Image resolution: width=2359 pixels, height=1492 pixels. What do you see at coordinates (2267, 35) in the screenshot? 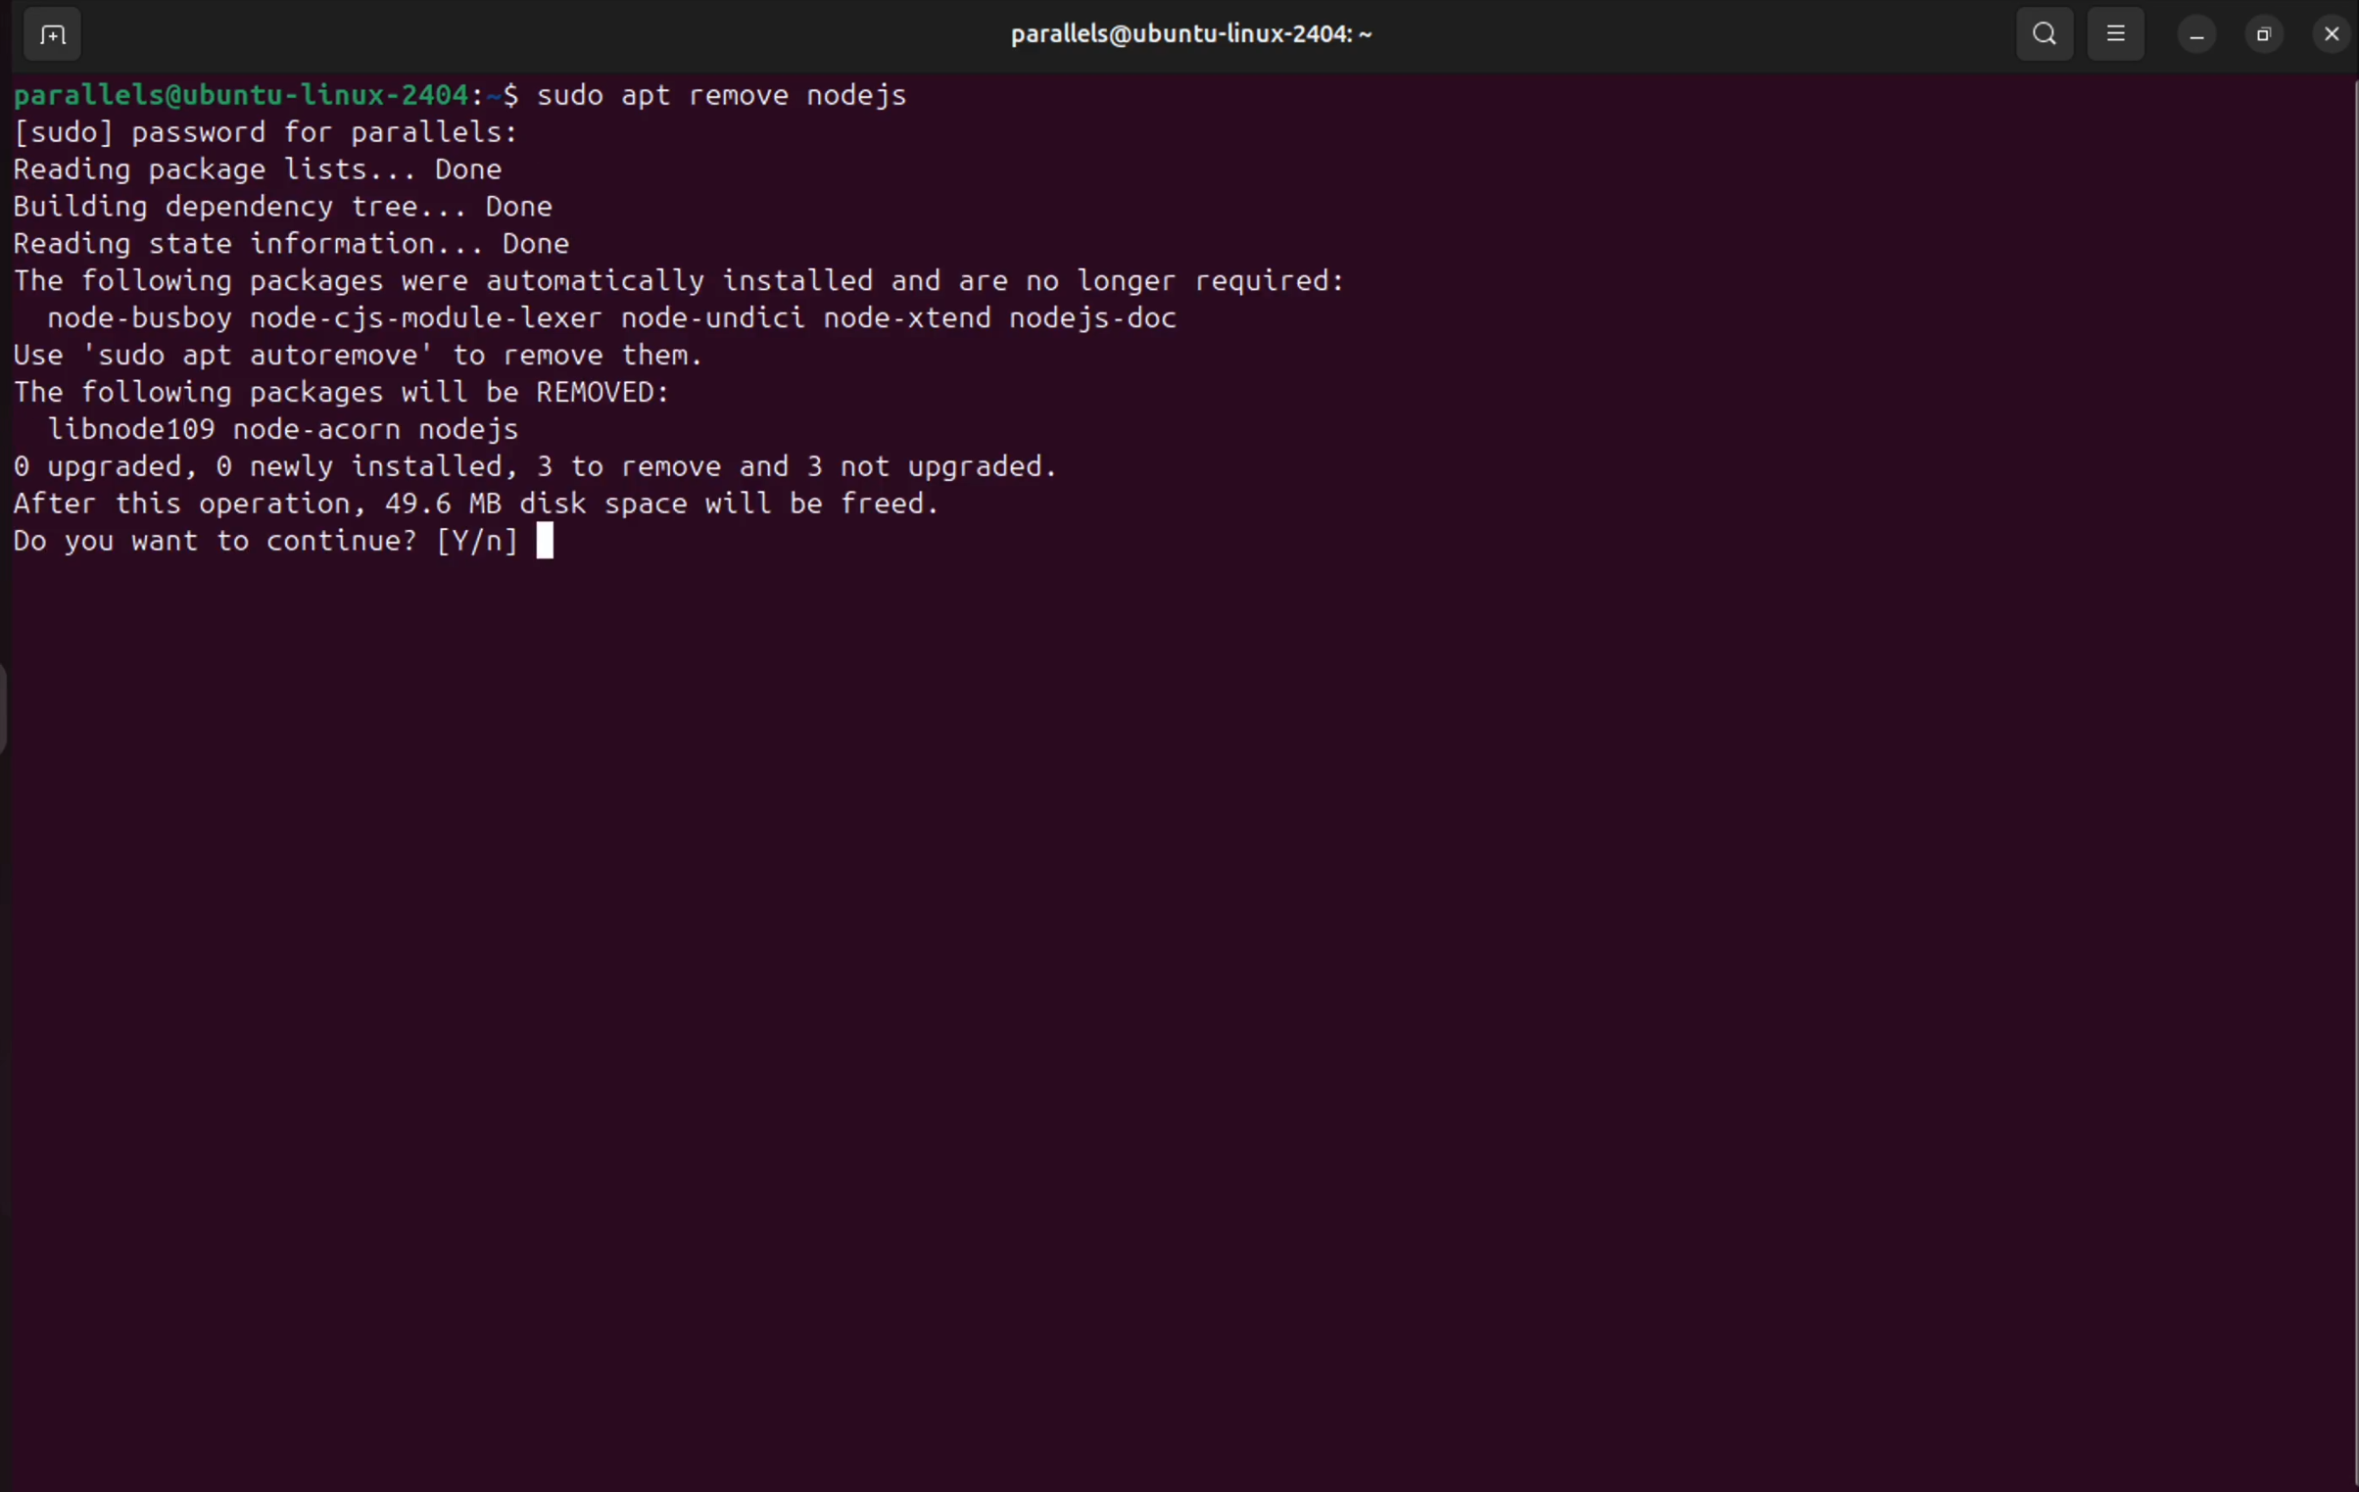
I see `resize` at bounding box center [2267, 35].